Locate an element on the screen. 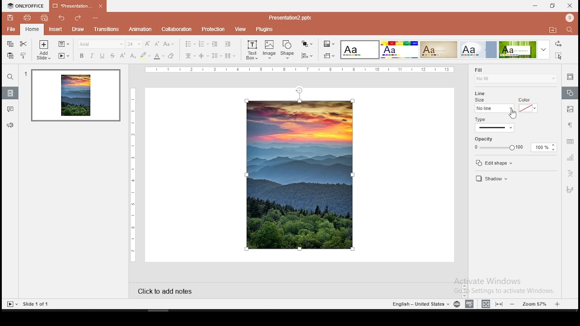 The height and width of the screenshot is (326, 580). columns is located at coordinates (230, 56).